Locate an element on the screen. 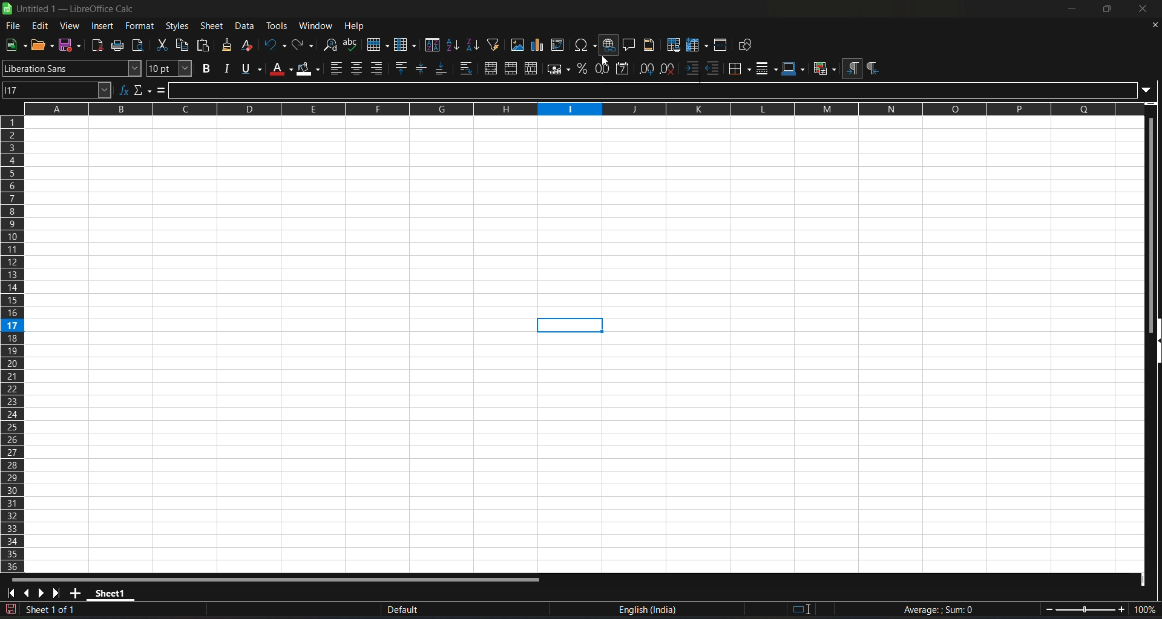 This screenshot has height=619, width=1162. left to right is located at coordinates (852, 68).